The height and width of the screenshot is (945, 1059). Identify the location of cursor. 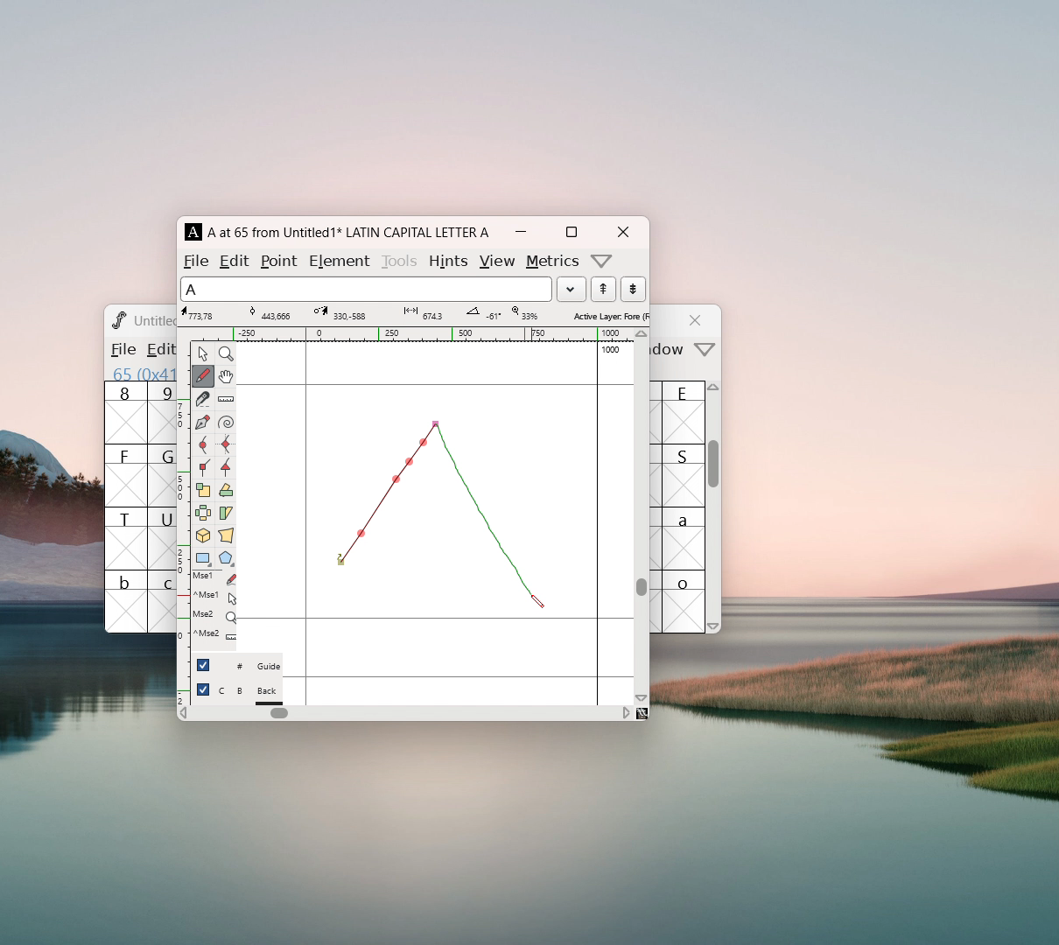
(537, 602).